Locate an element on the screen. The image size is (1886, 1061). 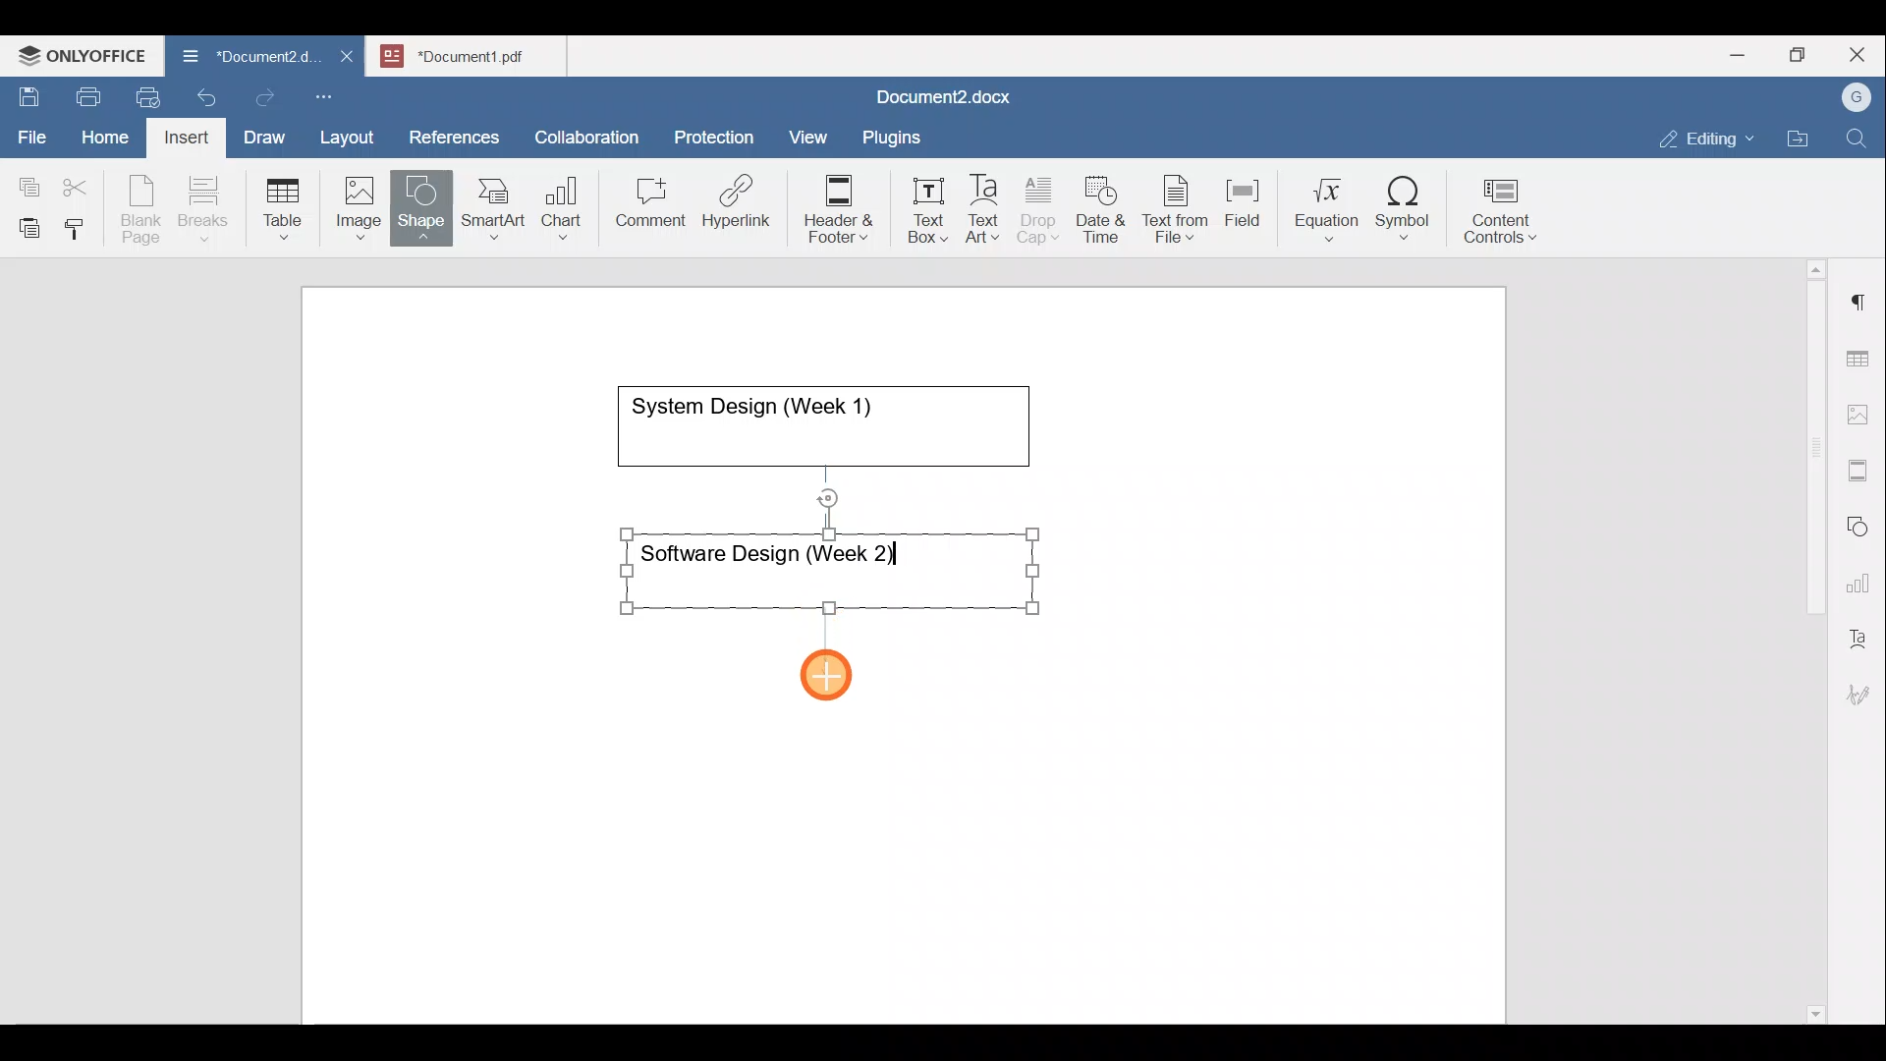
Plugins is located at coordinates (898, 135).